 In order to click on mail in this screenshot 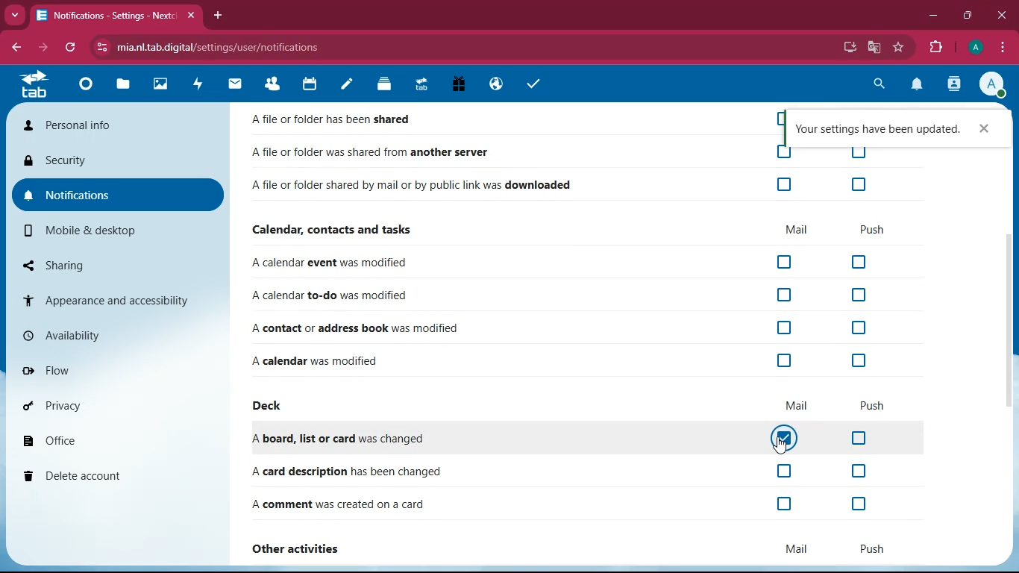, I will do `click(236, 85)`.